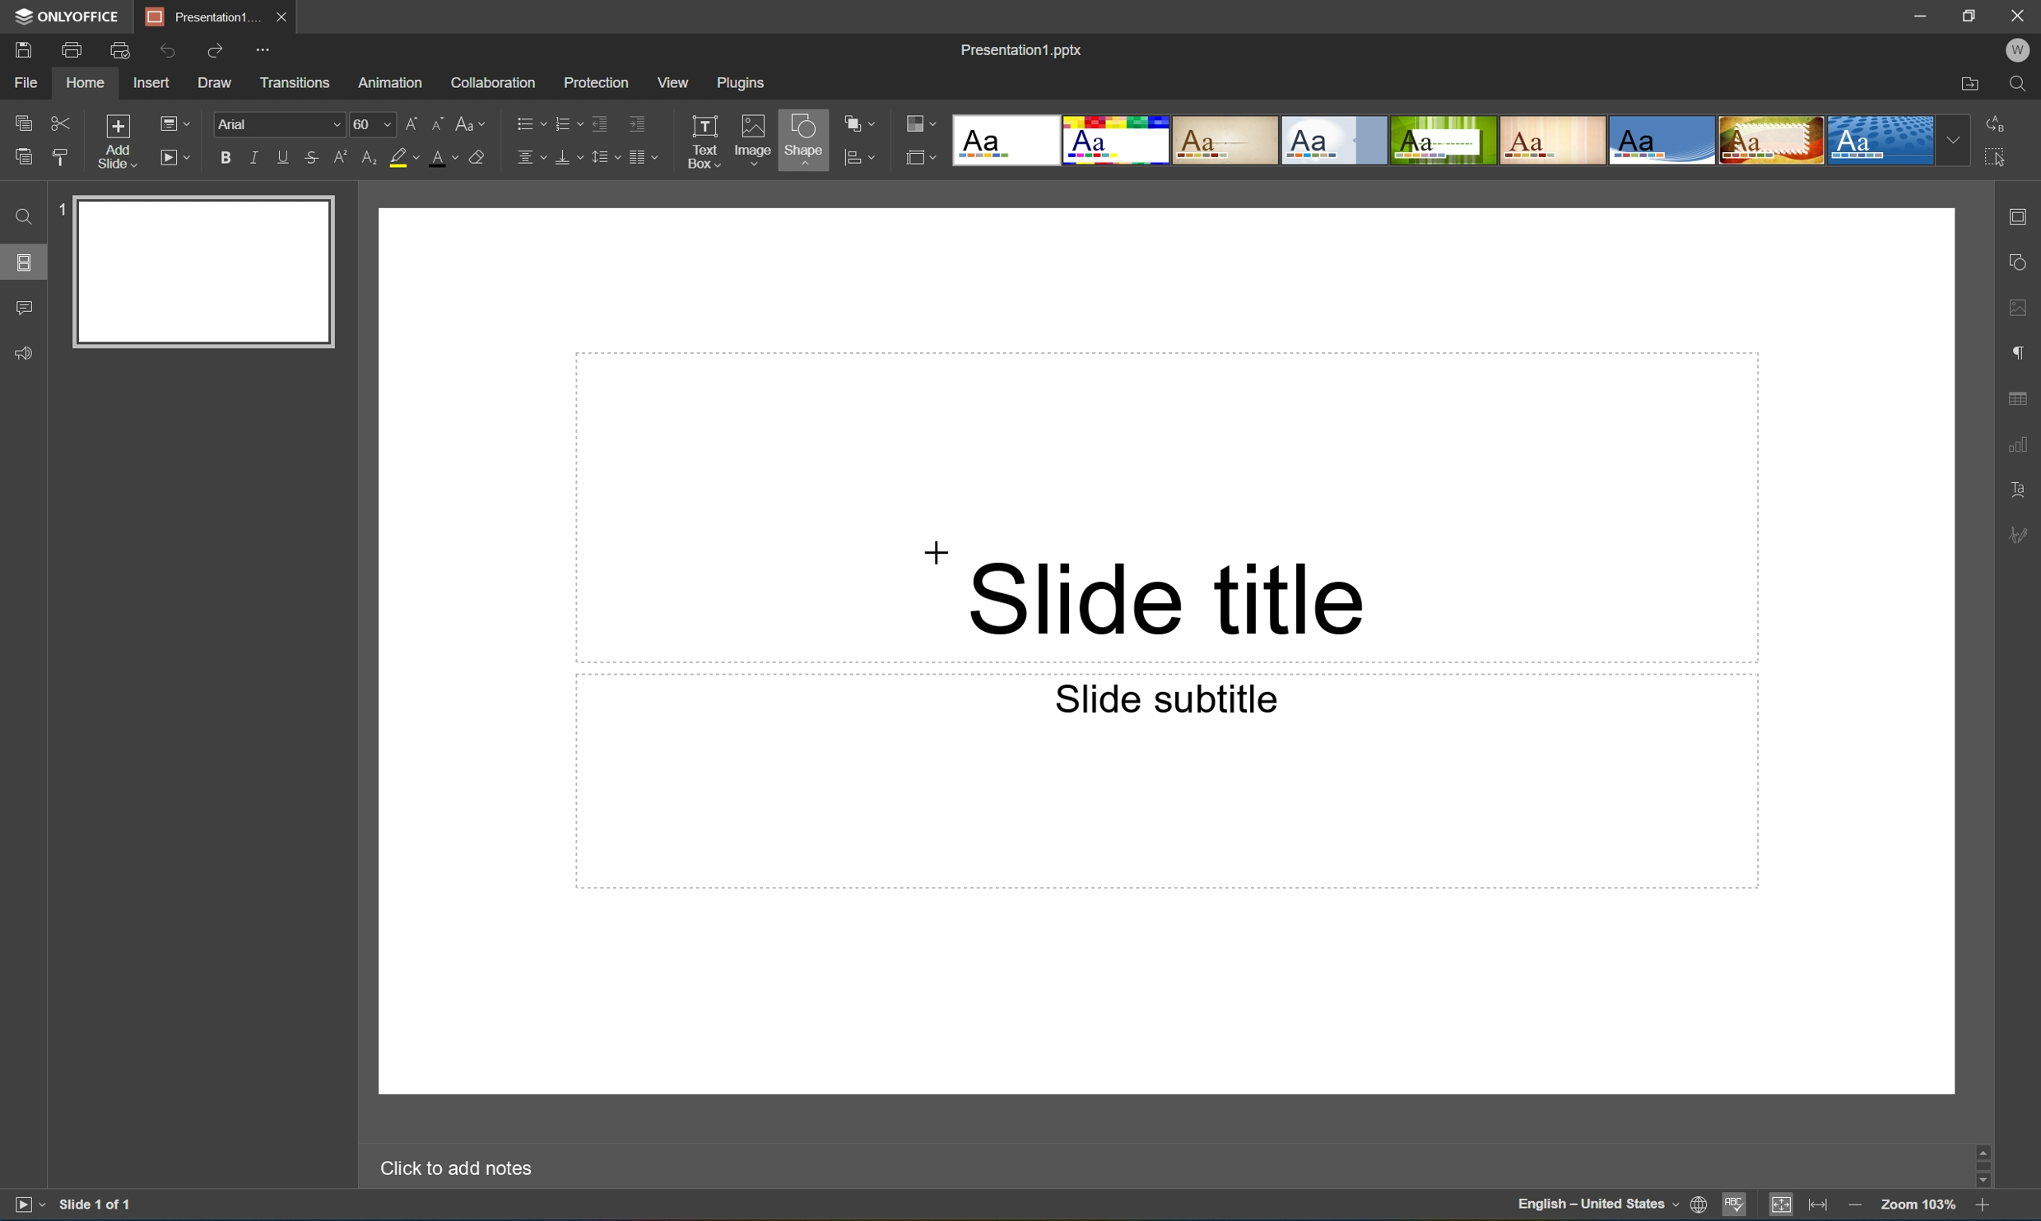  Describe the element at coordinates (30, 84) in the screenshot. I see `File` at that location.